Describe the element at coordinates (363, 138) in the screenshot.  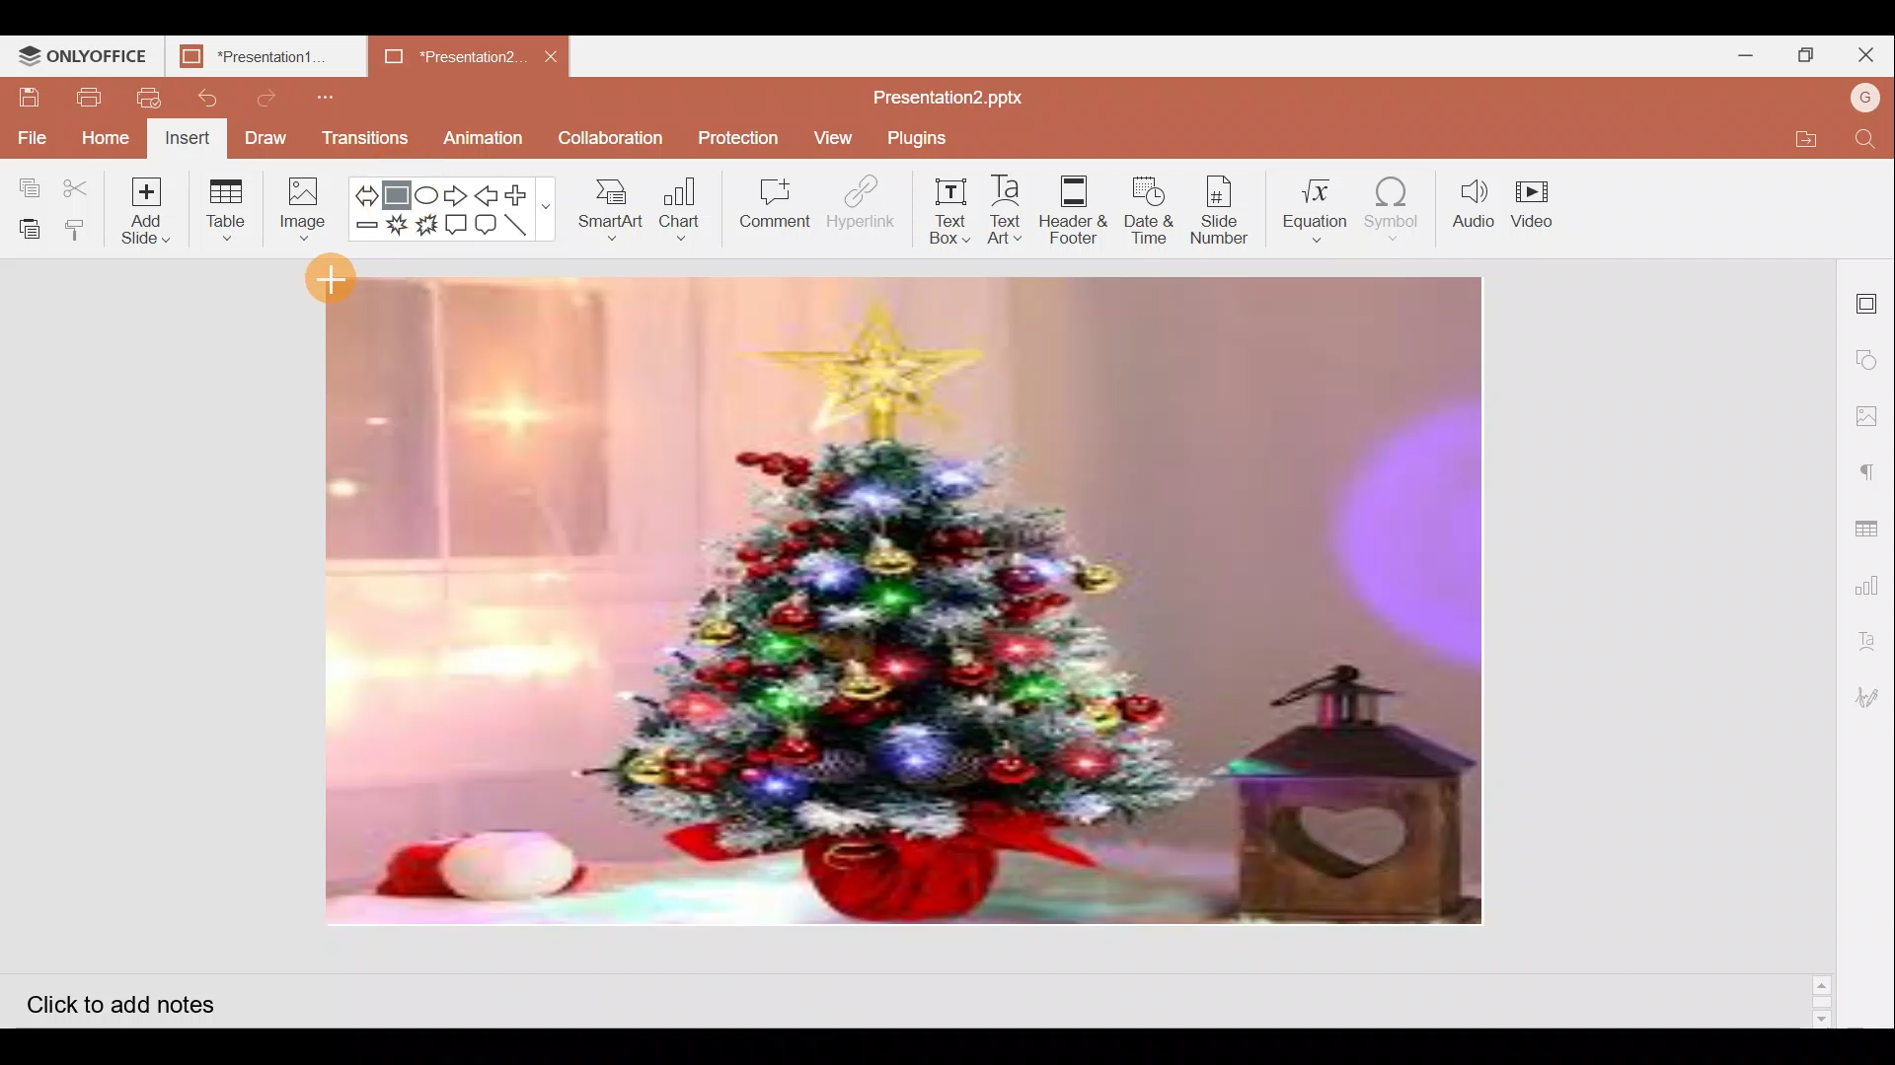
I see `Transitions` at that location.